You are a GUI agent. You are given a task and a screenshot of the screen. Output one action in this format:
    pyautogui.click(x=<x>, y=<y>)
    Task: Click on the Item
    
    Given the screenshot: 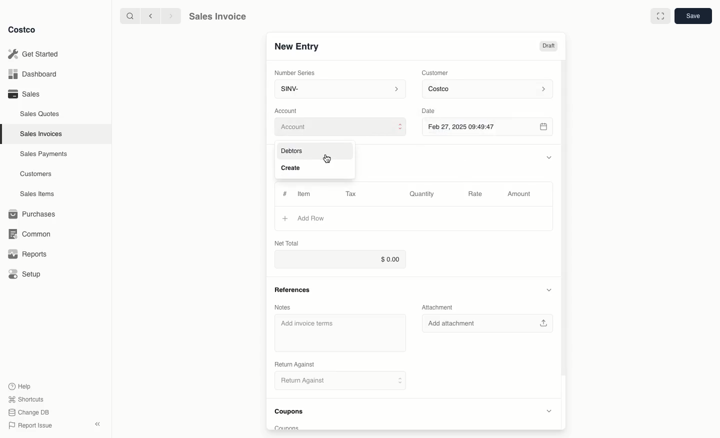 What is the action you would take?
    pyautogui.click(x=305, y=193)
    